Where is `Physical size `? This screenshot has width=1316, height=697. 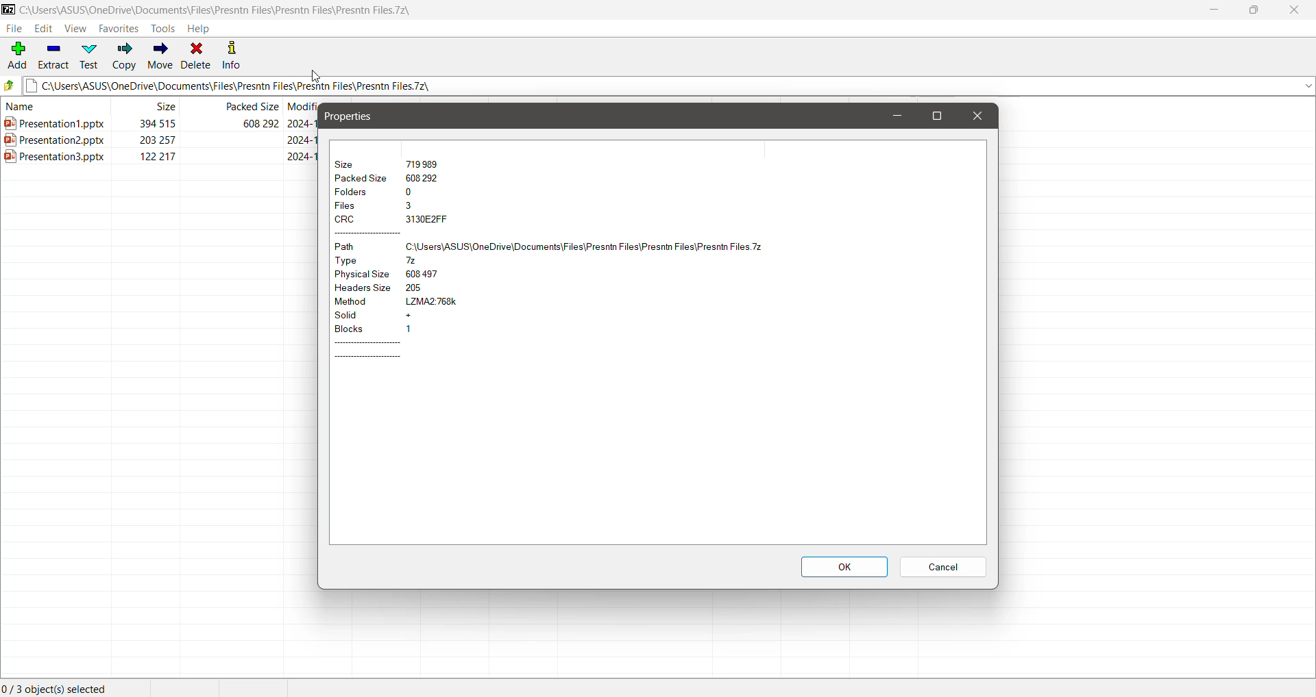
Physical size  is located at coordinates (364, 275).